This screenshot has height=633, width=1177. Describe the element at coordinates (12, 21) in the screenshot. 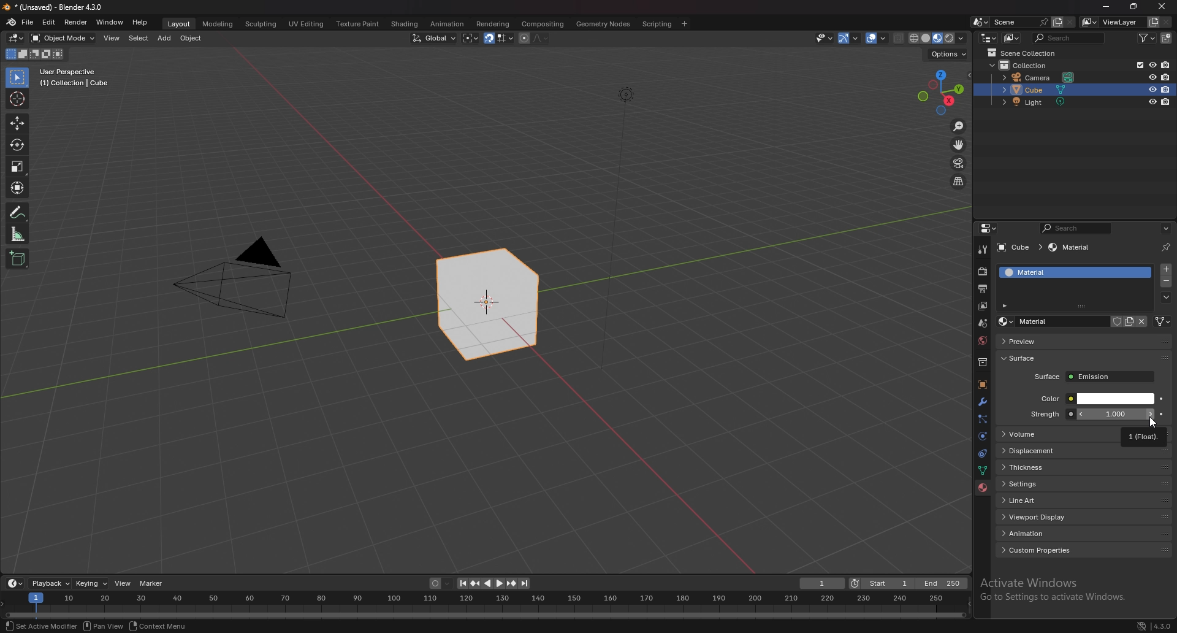

I see `blender` at that location.